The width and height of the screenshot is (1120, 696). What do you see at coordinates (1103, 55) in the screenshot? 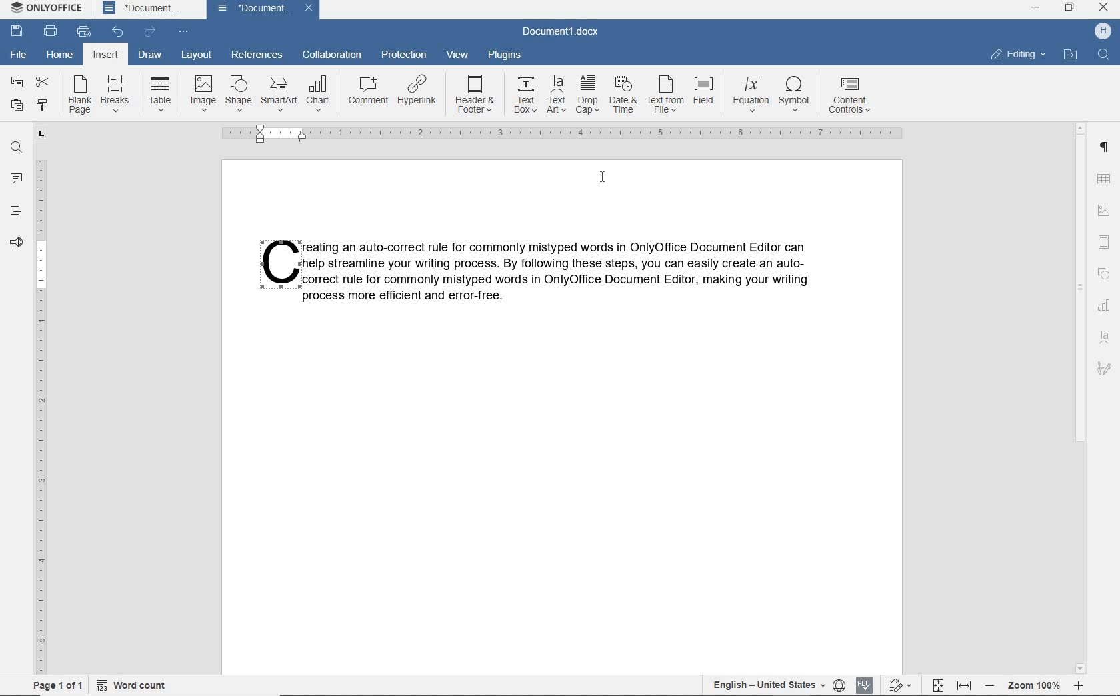
I see `find` at bounding box center [1103, 55].